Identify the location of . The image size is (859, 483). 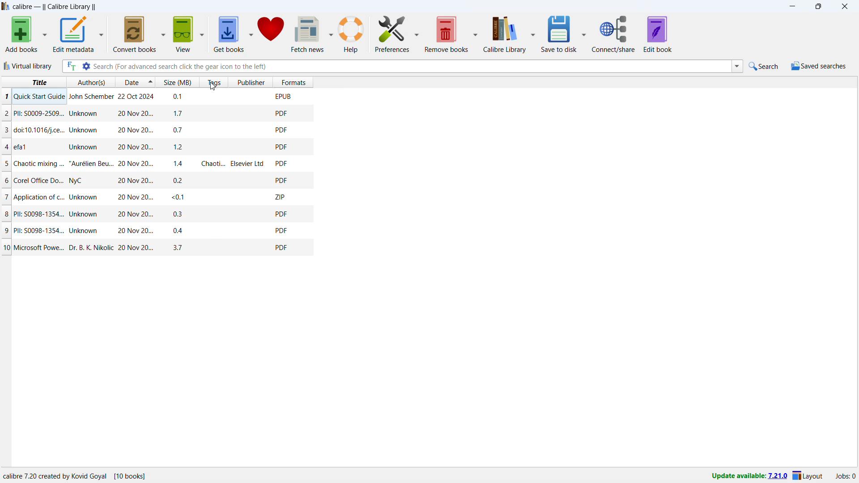
(505, 34).